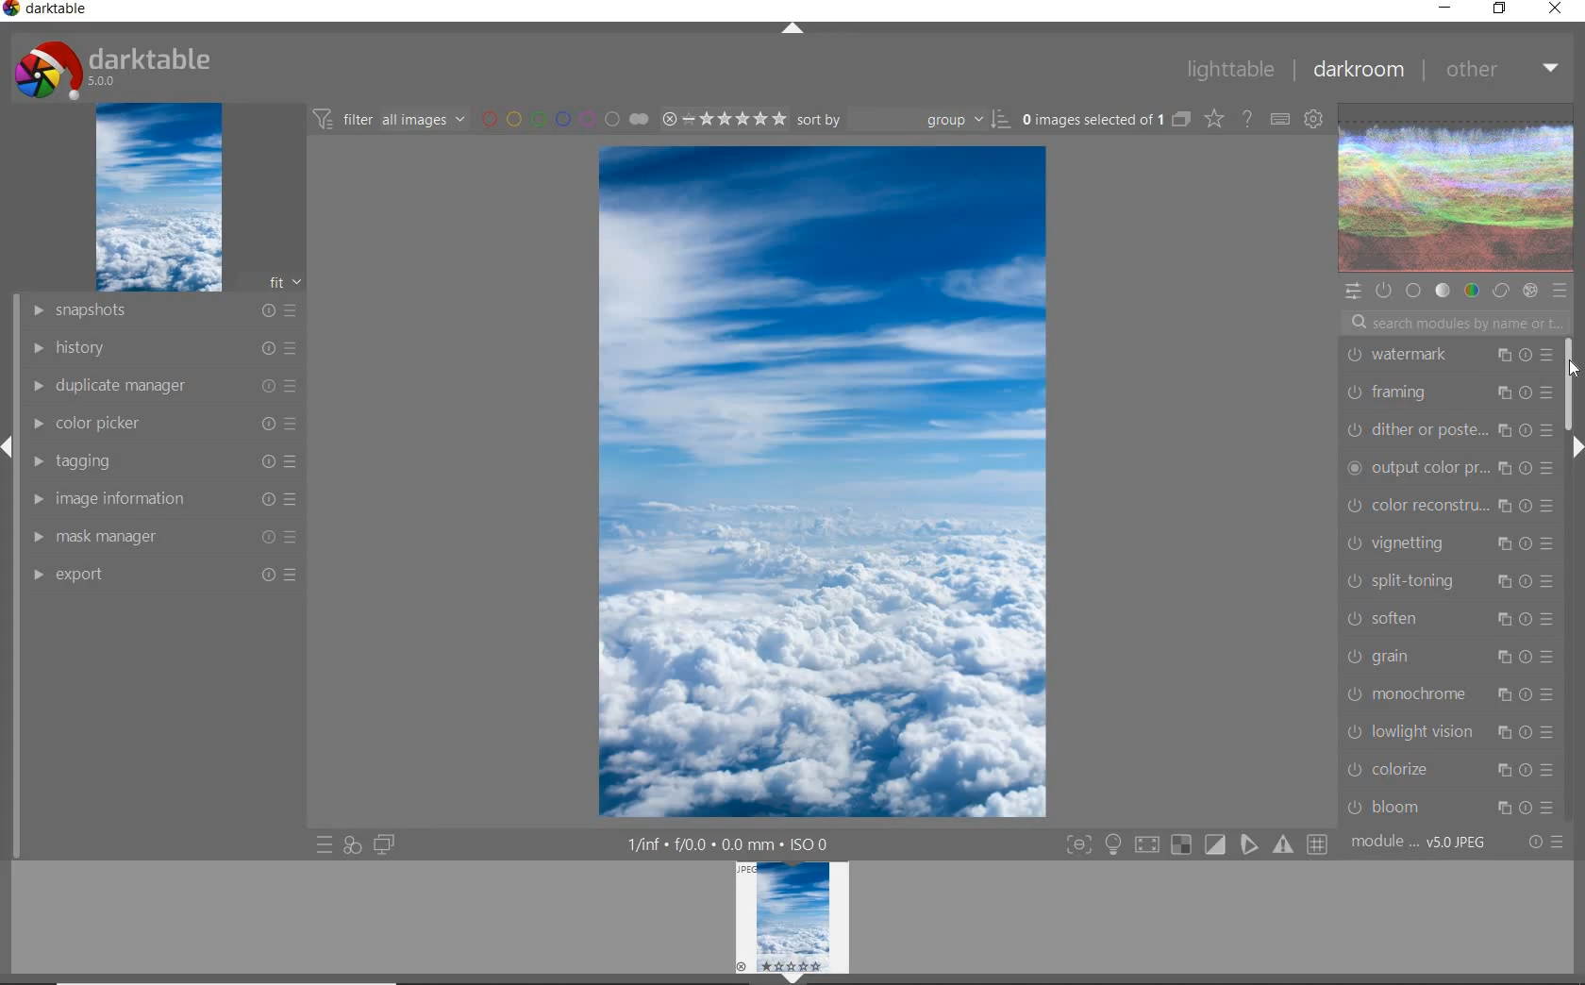  I want to click on COLOR RECONSTRUCTION, so click(1454, 506).